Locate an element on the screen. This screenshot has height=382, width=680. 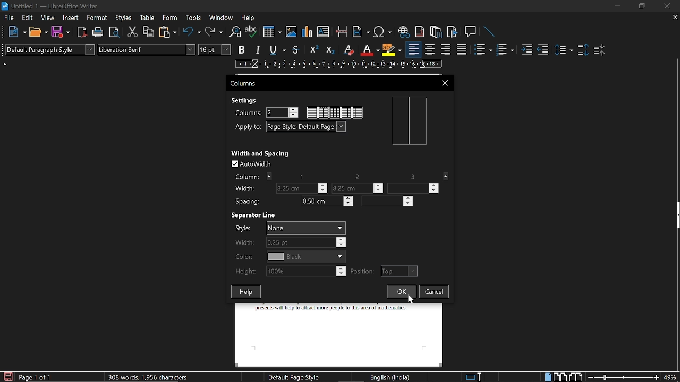
Insert Image is located at coordinates (292, 32).